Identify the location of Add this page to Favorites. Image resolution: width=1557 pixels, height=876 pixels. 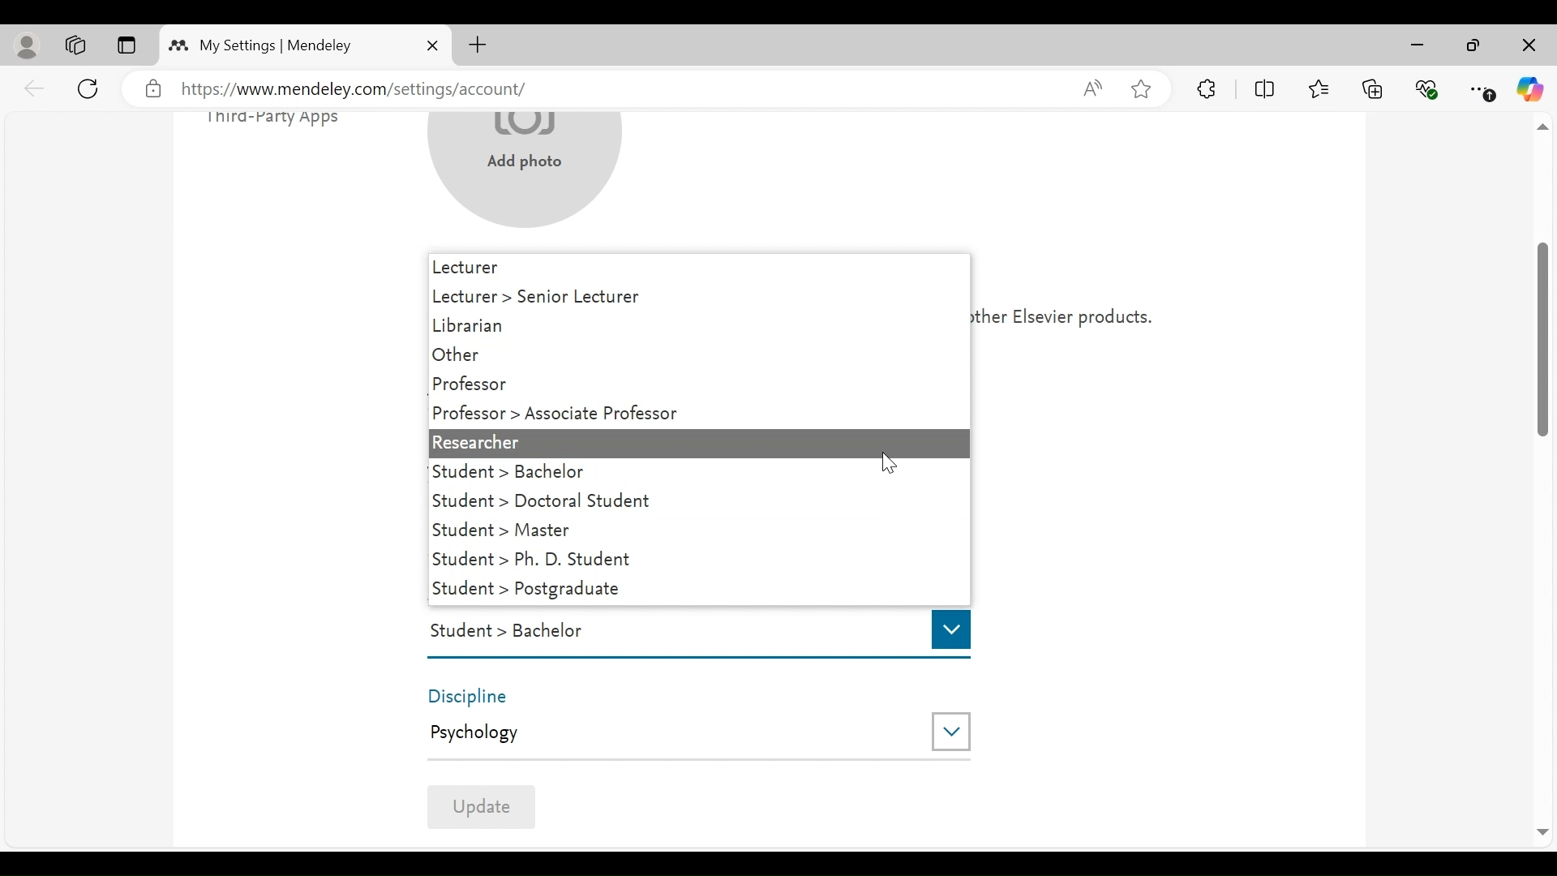
(1140, 88).